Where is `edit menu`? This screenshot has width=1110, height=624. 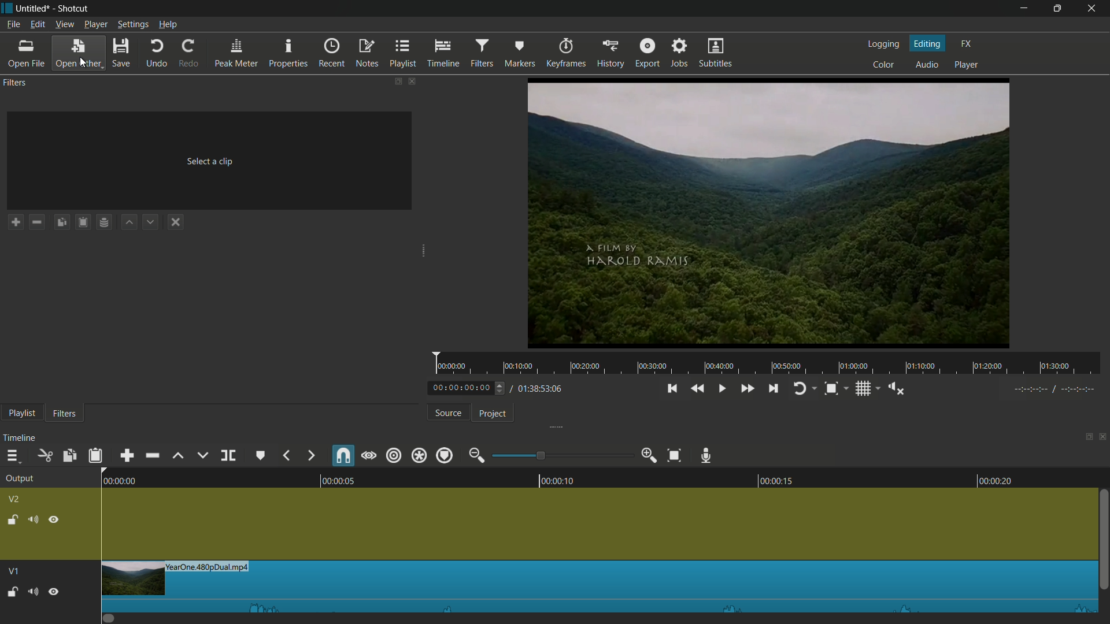
edit menu is located at coordinates (37, 24).